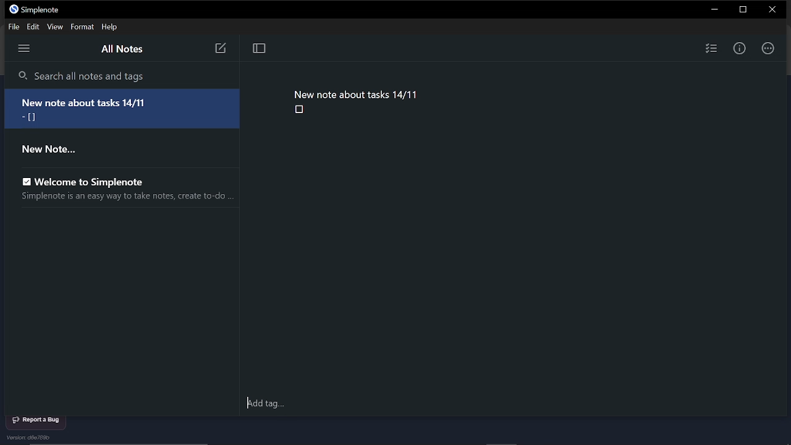  I want to click on File, so click(15, 27).